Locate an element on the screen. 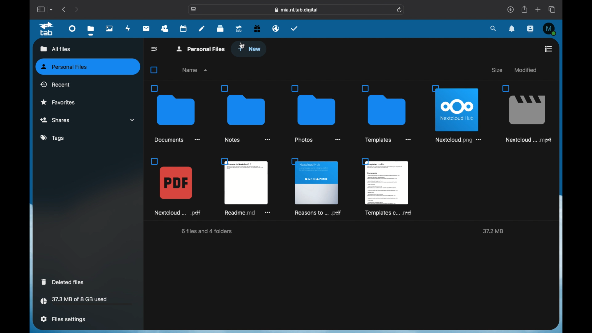  storage is located at coordinates (86, 302).